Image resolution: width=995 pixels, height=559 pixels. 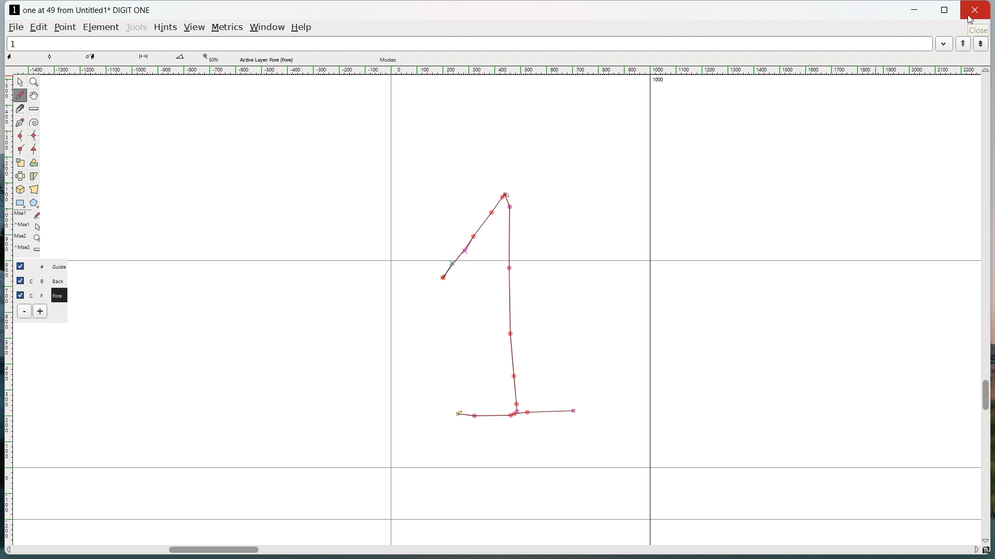 What do you see at coordinates (67, 26) in the screenshot?
I see `Point` at bounding box center [67, 26].